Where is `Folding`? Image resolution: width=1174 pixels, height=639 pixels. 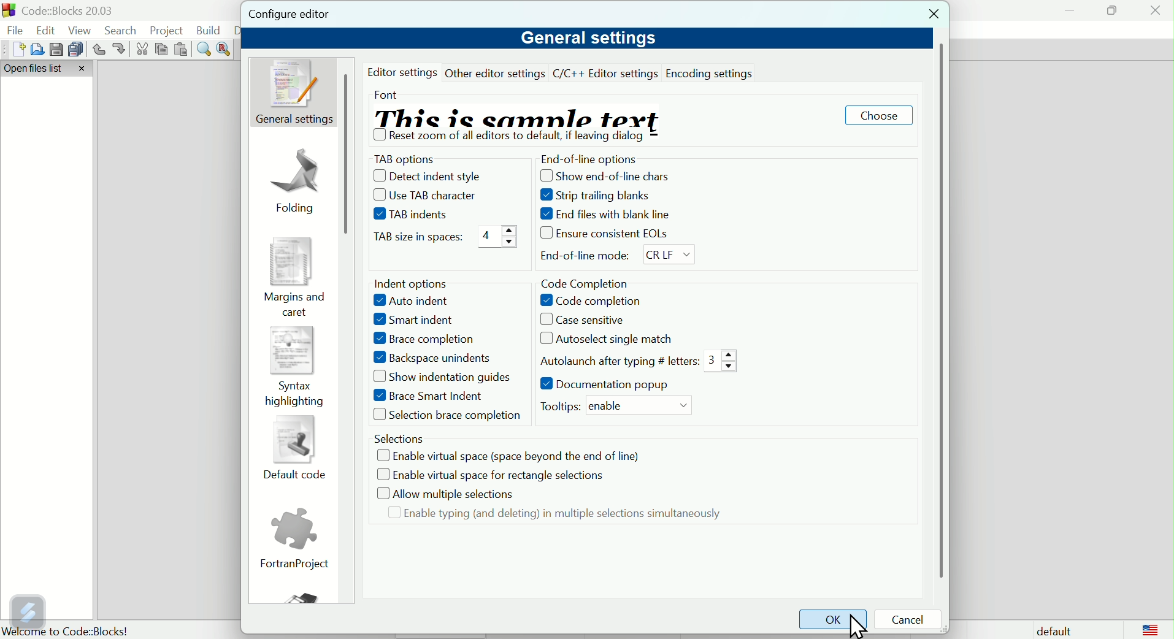
Folding is located at coordinates (297, 175).